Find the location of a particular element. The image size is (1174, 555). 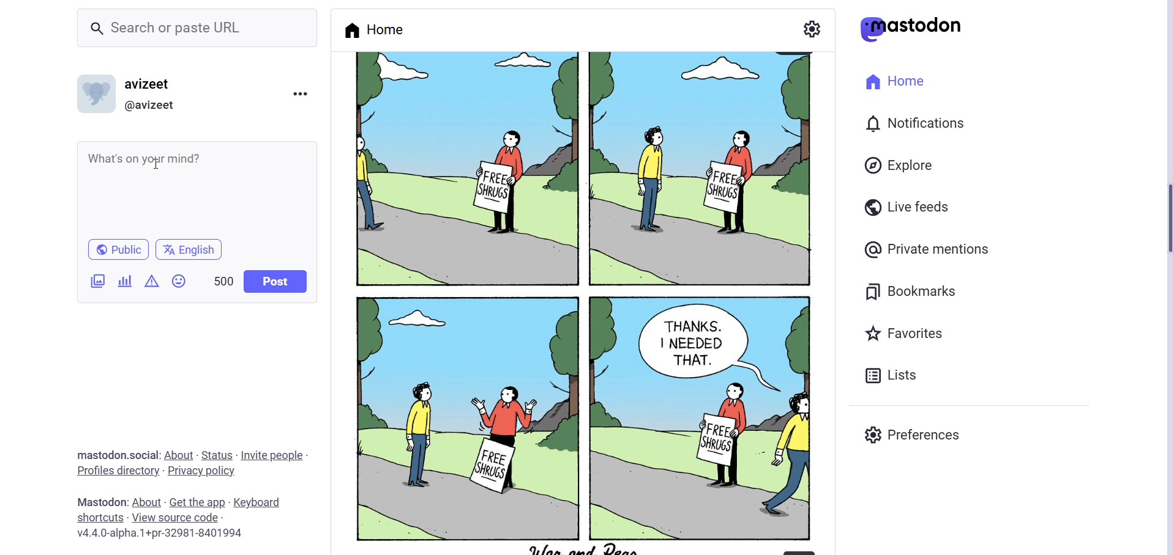

Another Post is located at coordinates (580, 301).